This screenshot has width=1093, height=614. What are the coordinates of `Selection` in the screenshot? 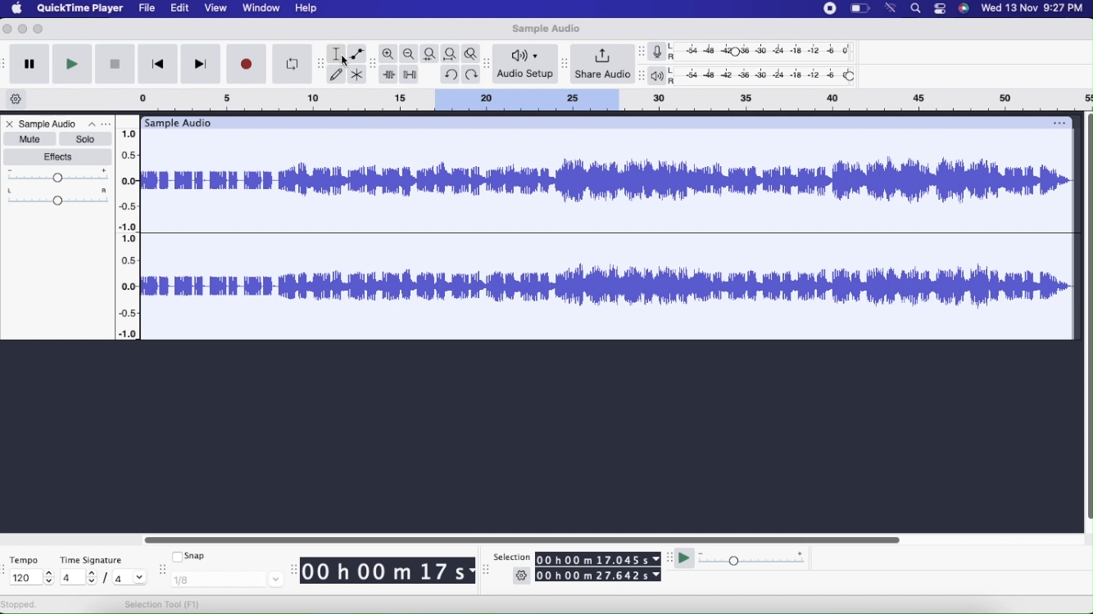 It's located at (511, 558).